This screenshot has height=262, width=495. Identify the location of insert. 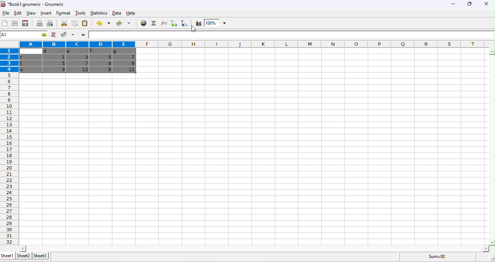
(45, 13).